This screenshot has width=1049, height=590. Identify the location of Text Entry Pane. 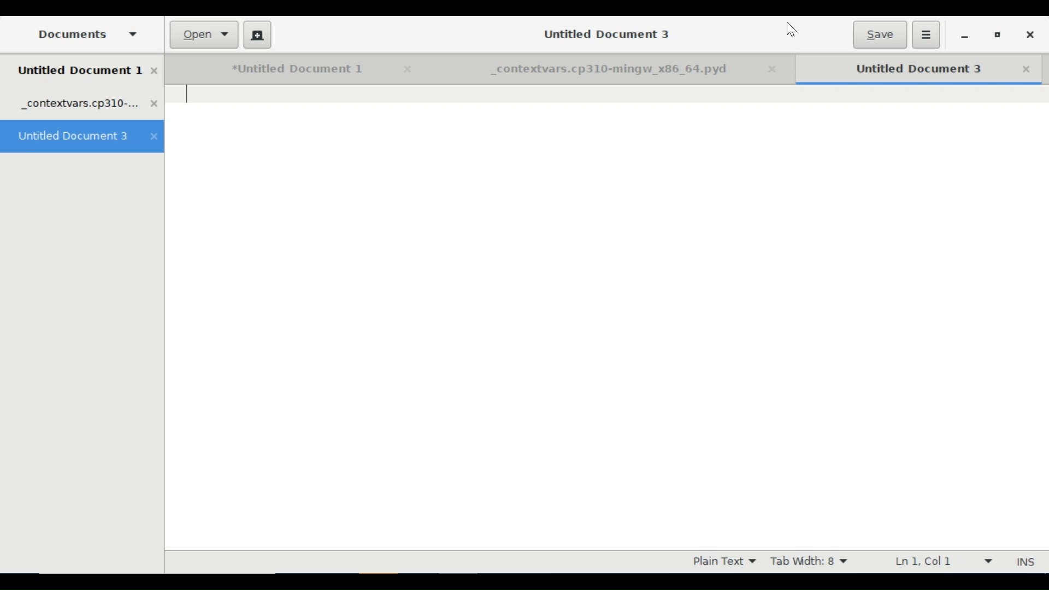
(607, 317).